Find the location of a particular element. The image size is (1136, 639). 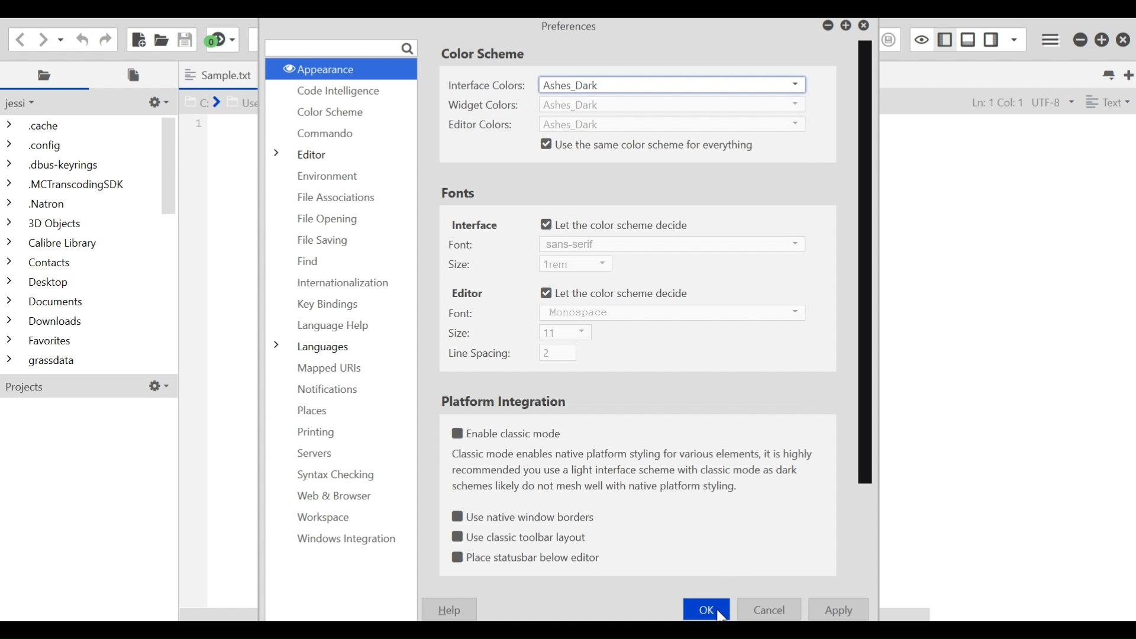

Application menu is located at coordinates (1051, 38).